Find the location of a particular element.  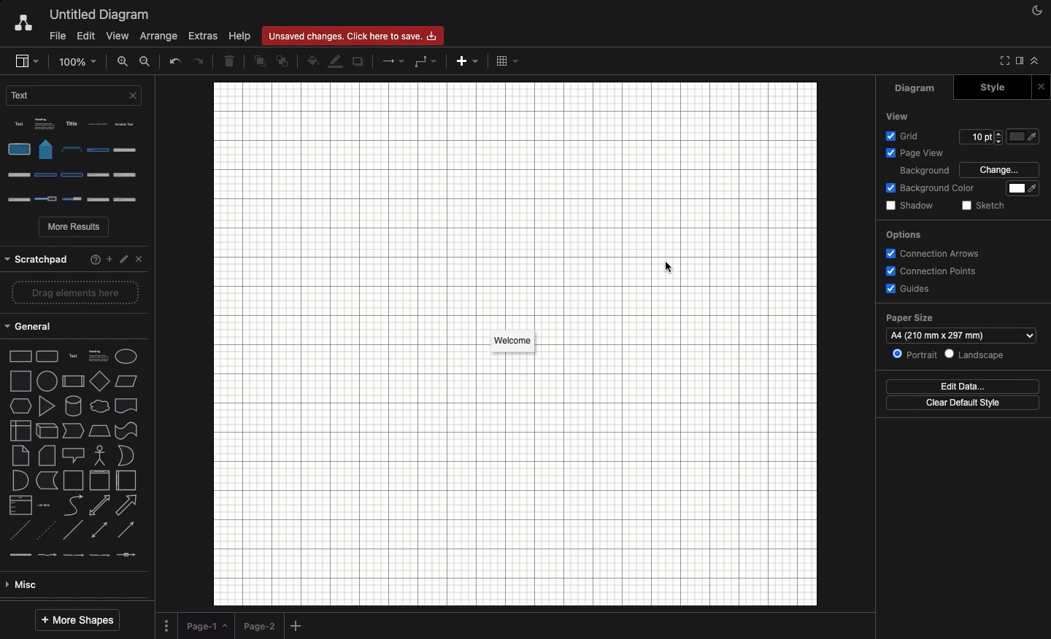

Duplicate is located at coordinates (359, 62).